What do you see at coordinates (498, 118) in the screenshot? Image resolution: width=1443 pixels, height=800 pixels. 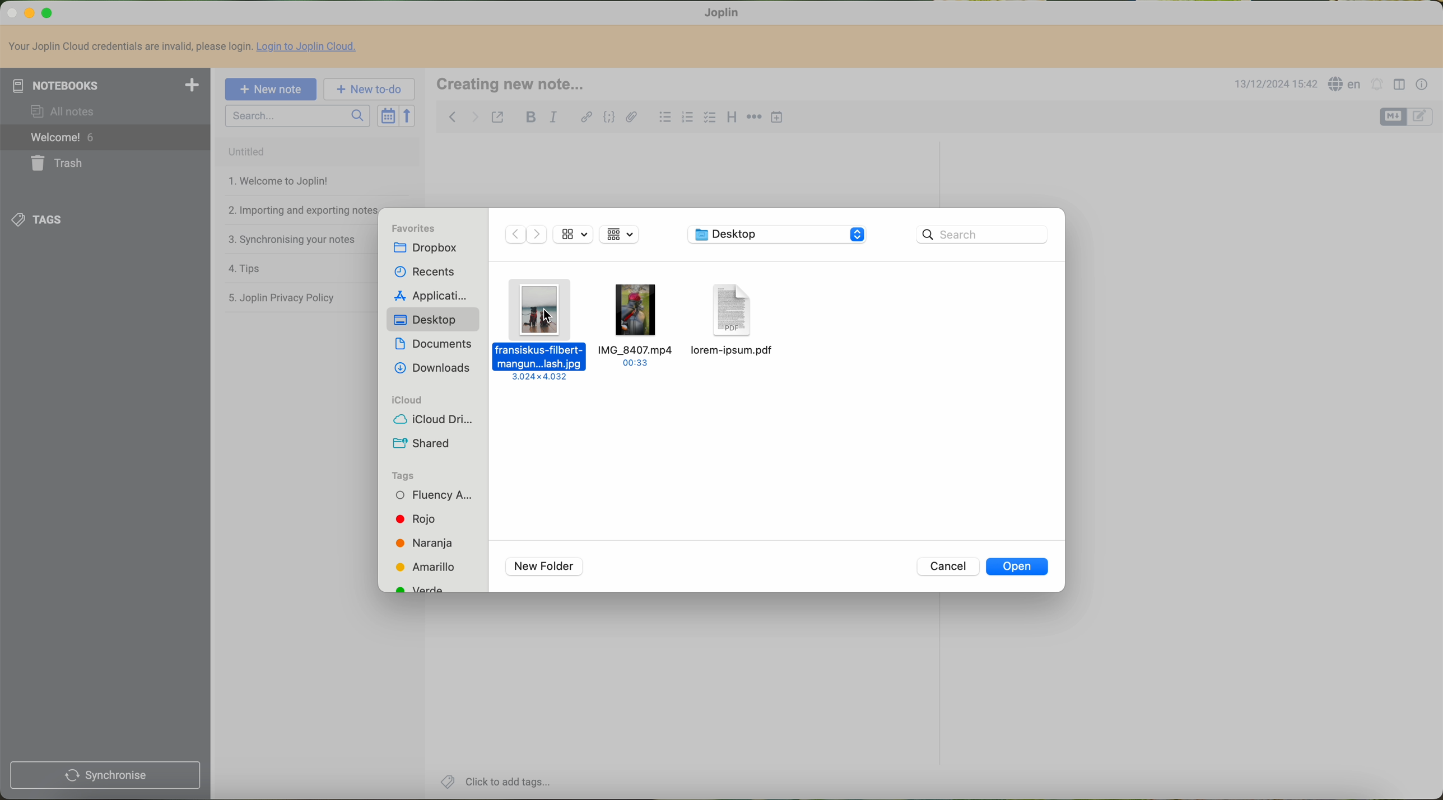 I see `toggle external editing` at bounding box center [498, 118].